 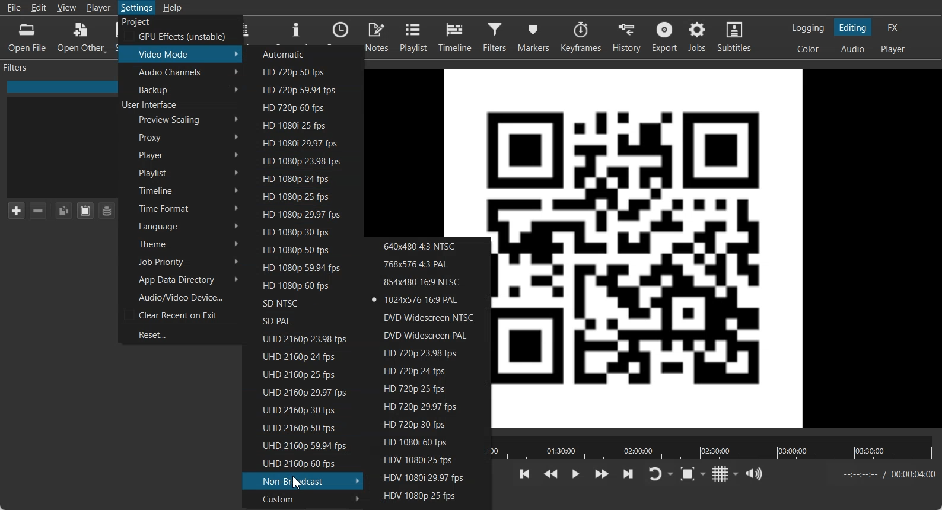 What do you see at coordinates (723, 247) in the screenshot?
I see `File preview window` at bounding box center [723, 247].